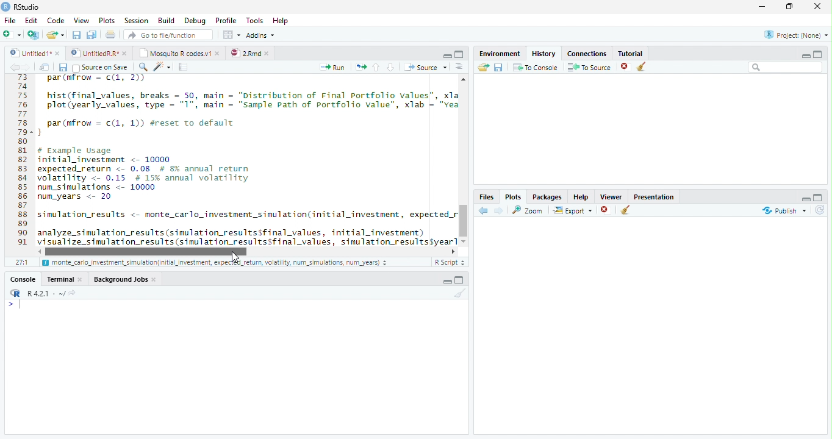 This screenshot has height=439, width=832. Describe the element at coordinates (14, 67) in the screenshot. I see `previous source location` at that location.